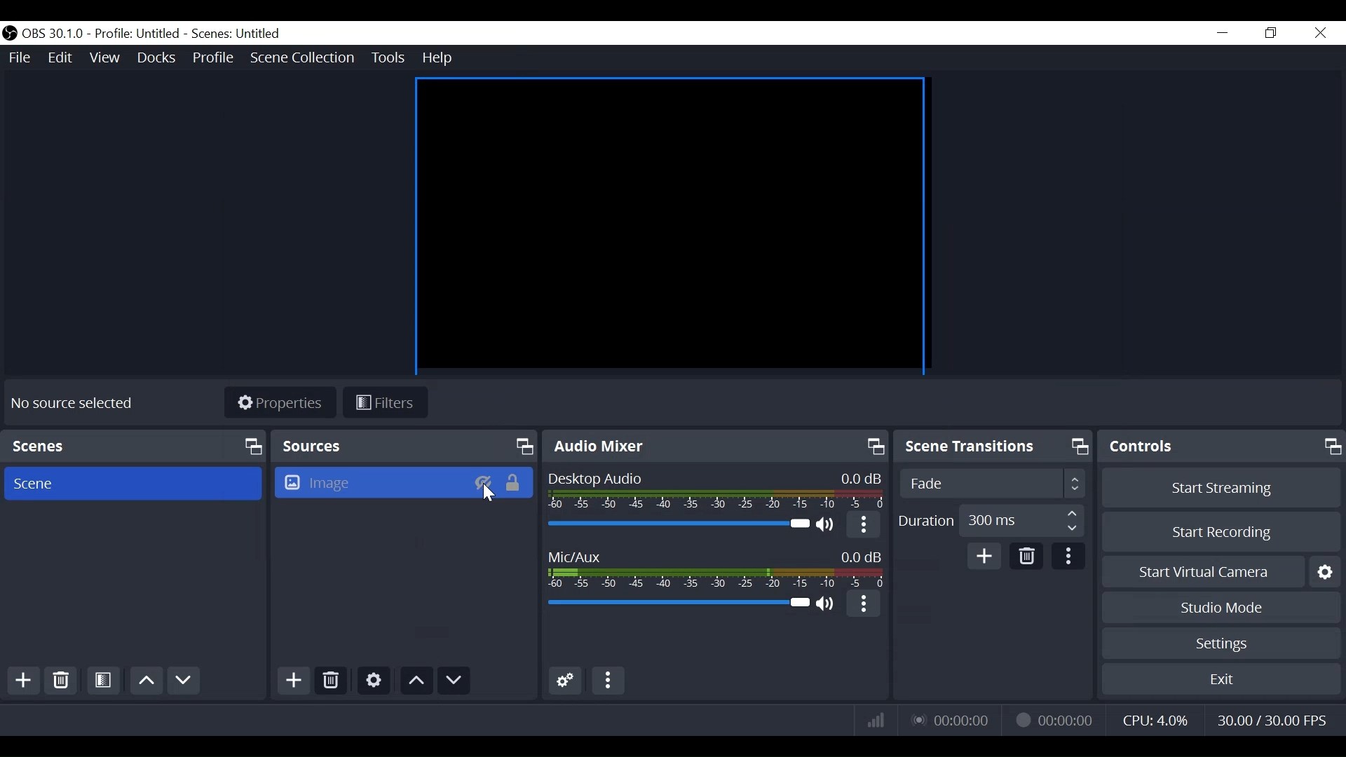 Image resolution: width=1346 pixels, height=757 pixels. What do you see at coordinates (405, 446) in the screenshot?
I see `Sources` at bounding box center [405, 446].